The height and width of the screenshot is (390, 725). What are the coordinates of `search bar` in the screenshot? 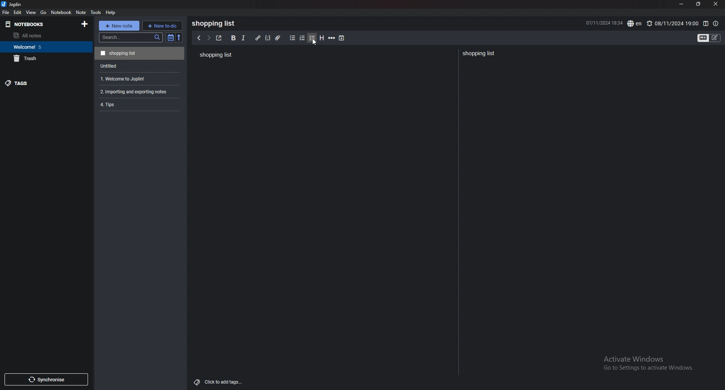 It's located at (131, 37).